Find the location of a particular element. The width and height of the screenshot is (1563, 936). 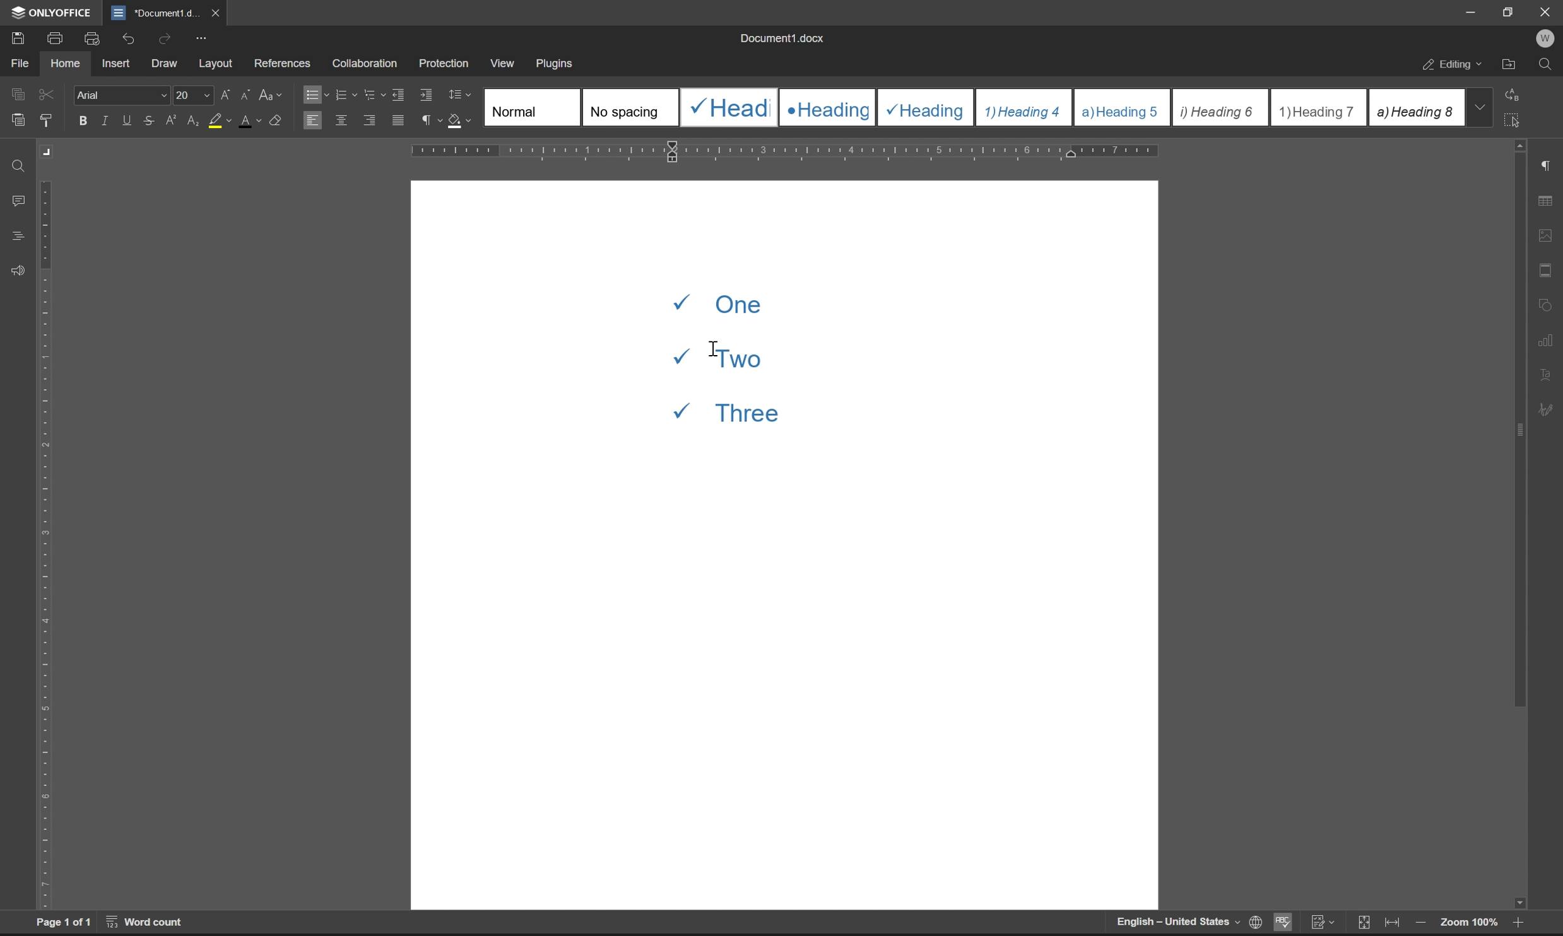

Heading 5 is located at coordinates (1123, 107).